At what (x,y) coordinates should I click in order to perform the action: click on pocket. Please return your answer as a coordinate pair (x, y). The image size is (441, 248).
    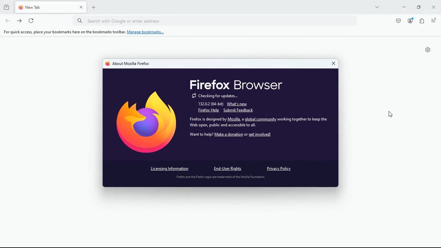
    Looking at the image, I should click on (399, 21).